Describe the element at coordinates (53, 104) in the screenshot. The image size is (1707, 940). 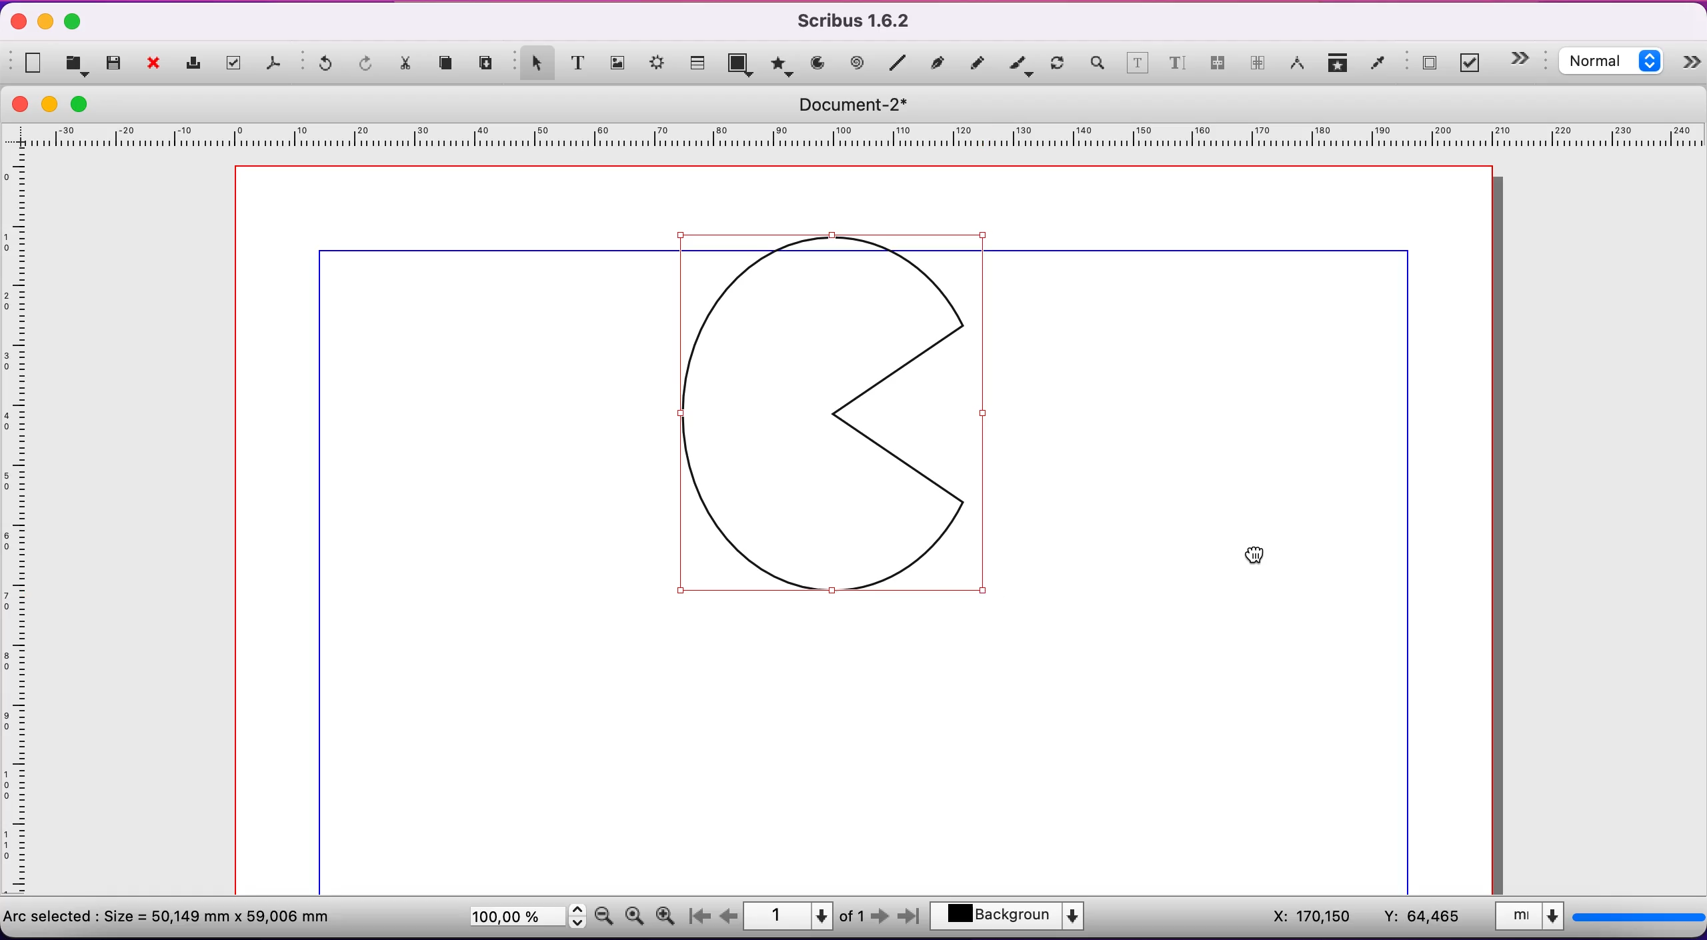
I see `minimize` at that location.